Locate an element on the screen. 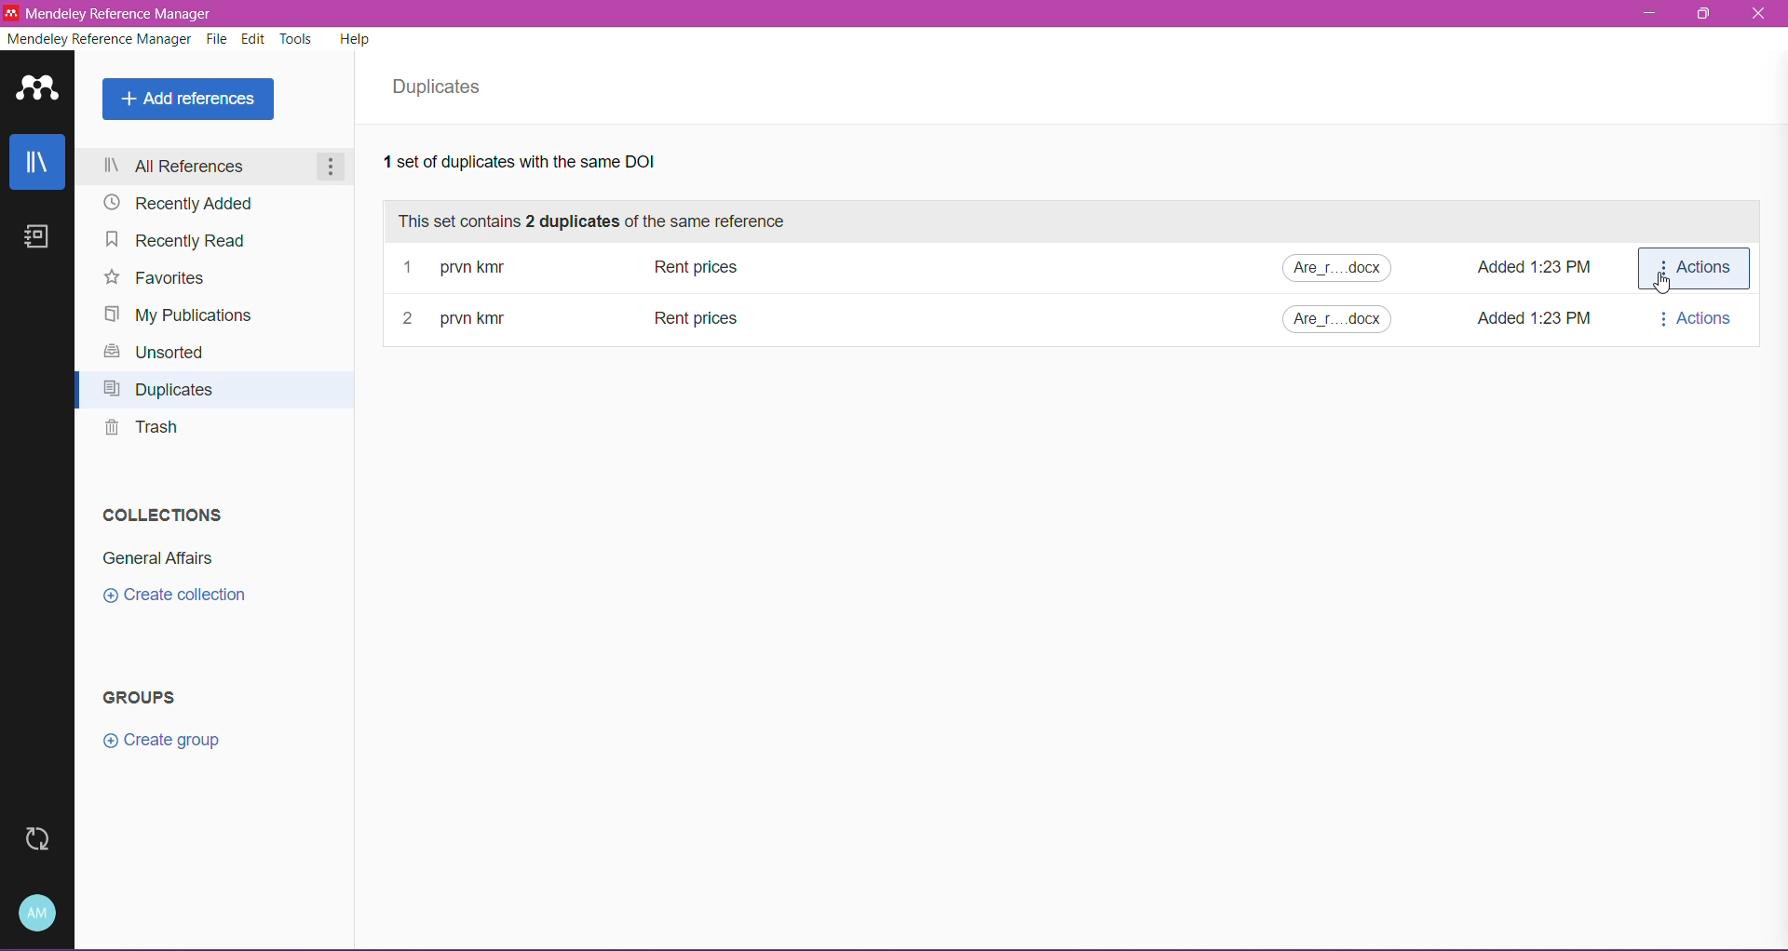  Application Logo is located at coordinates (37, 89).